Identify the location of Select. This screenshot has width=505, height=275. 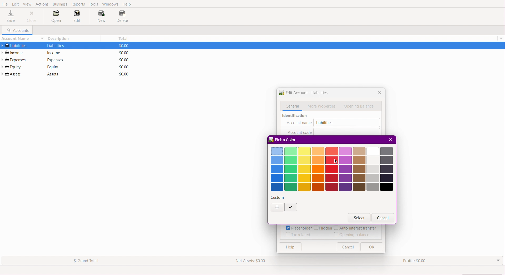
(359, 218).